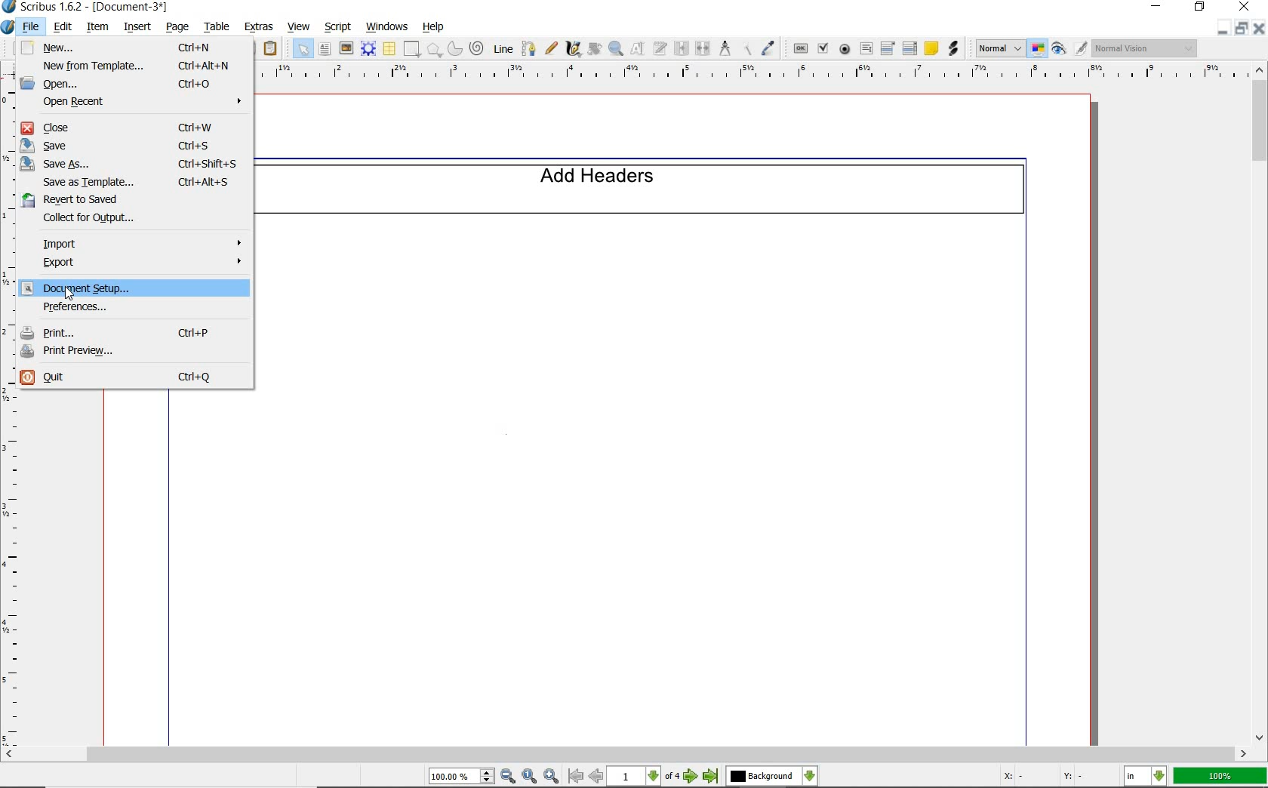 Image resolution: width=1268 pixels, height=788 pixels. I want to click on windows, so click(387, 26).